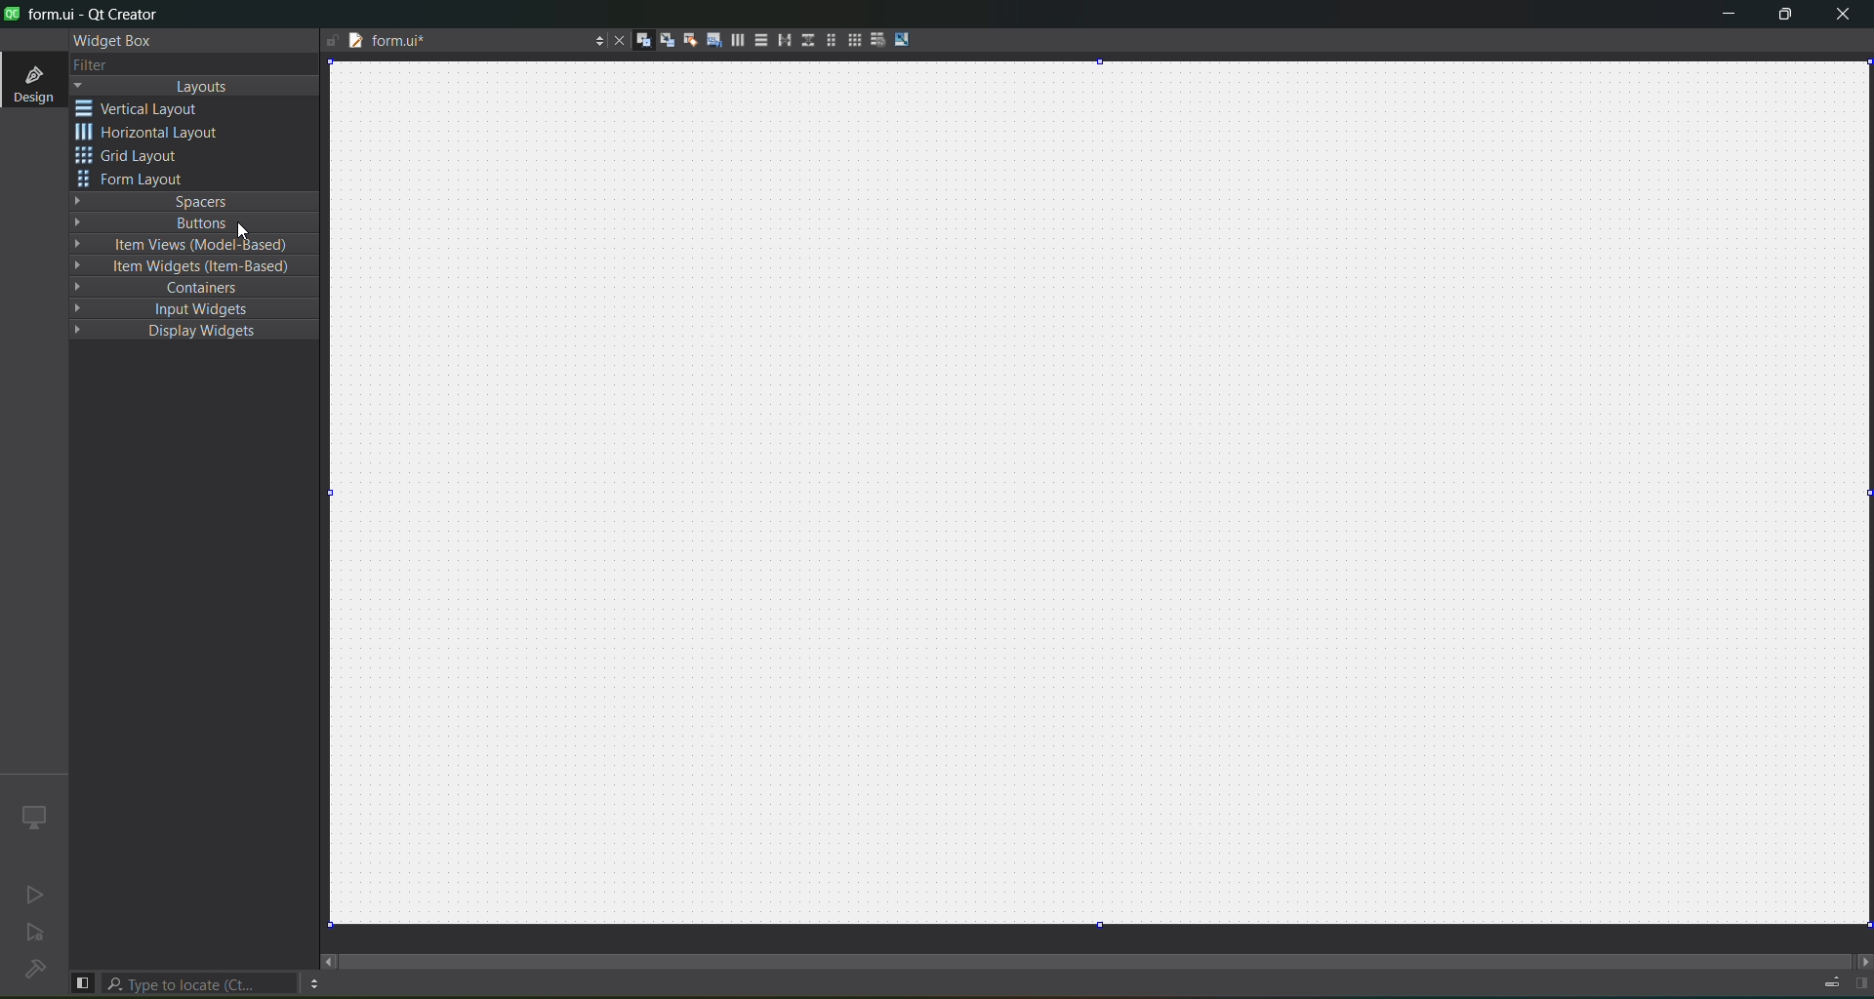 The image size is (1874, 999). Describe the element at coordinates (737, 43) in the screenshot. I see `horizontal layoutt` at that location.